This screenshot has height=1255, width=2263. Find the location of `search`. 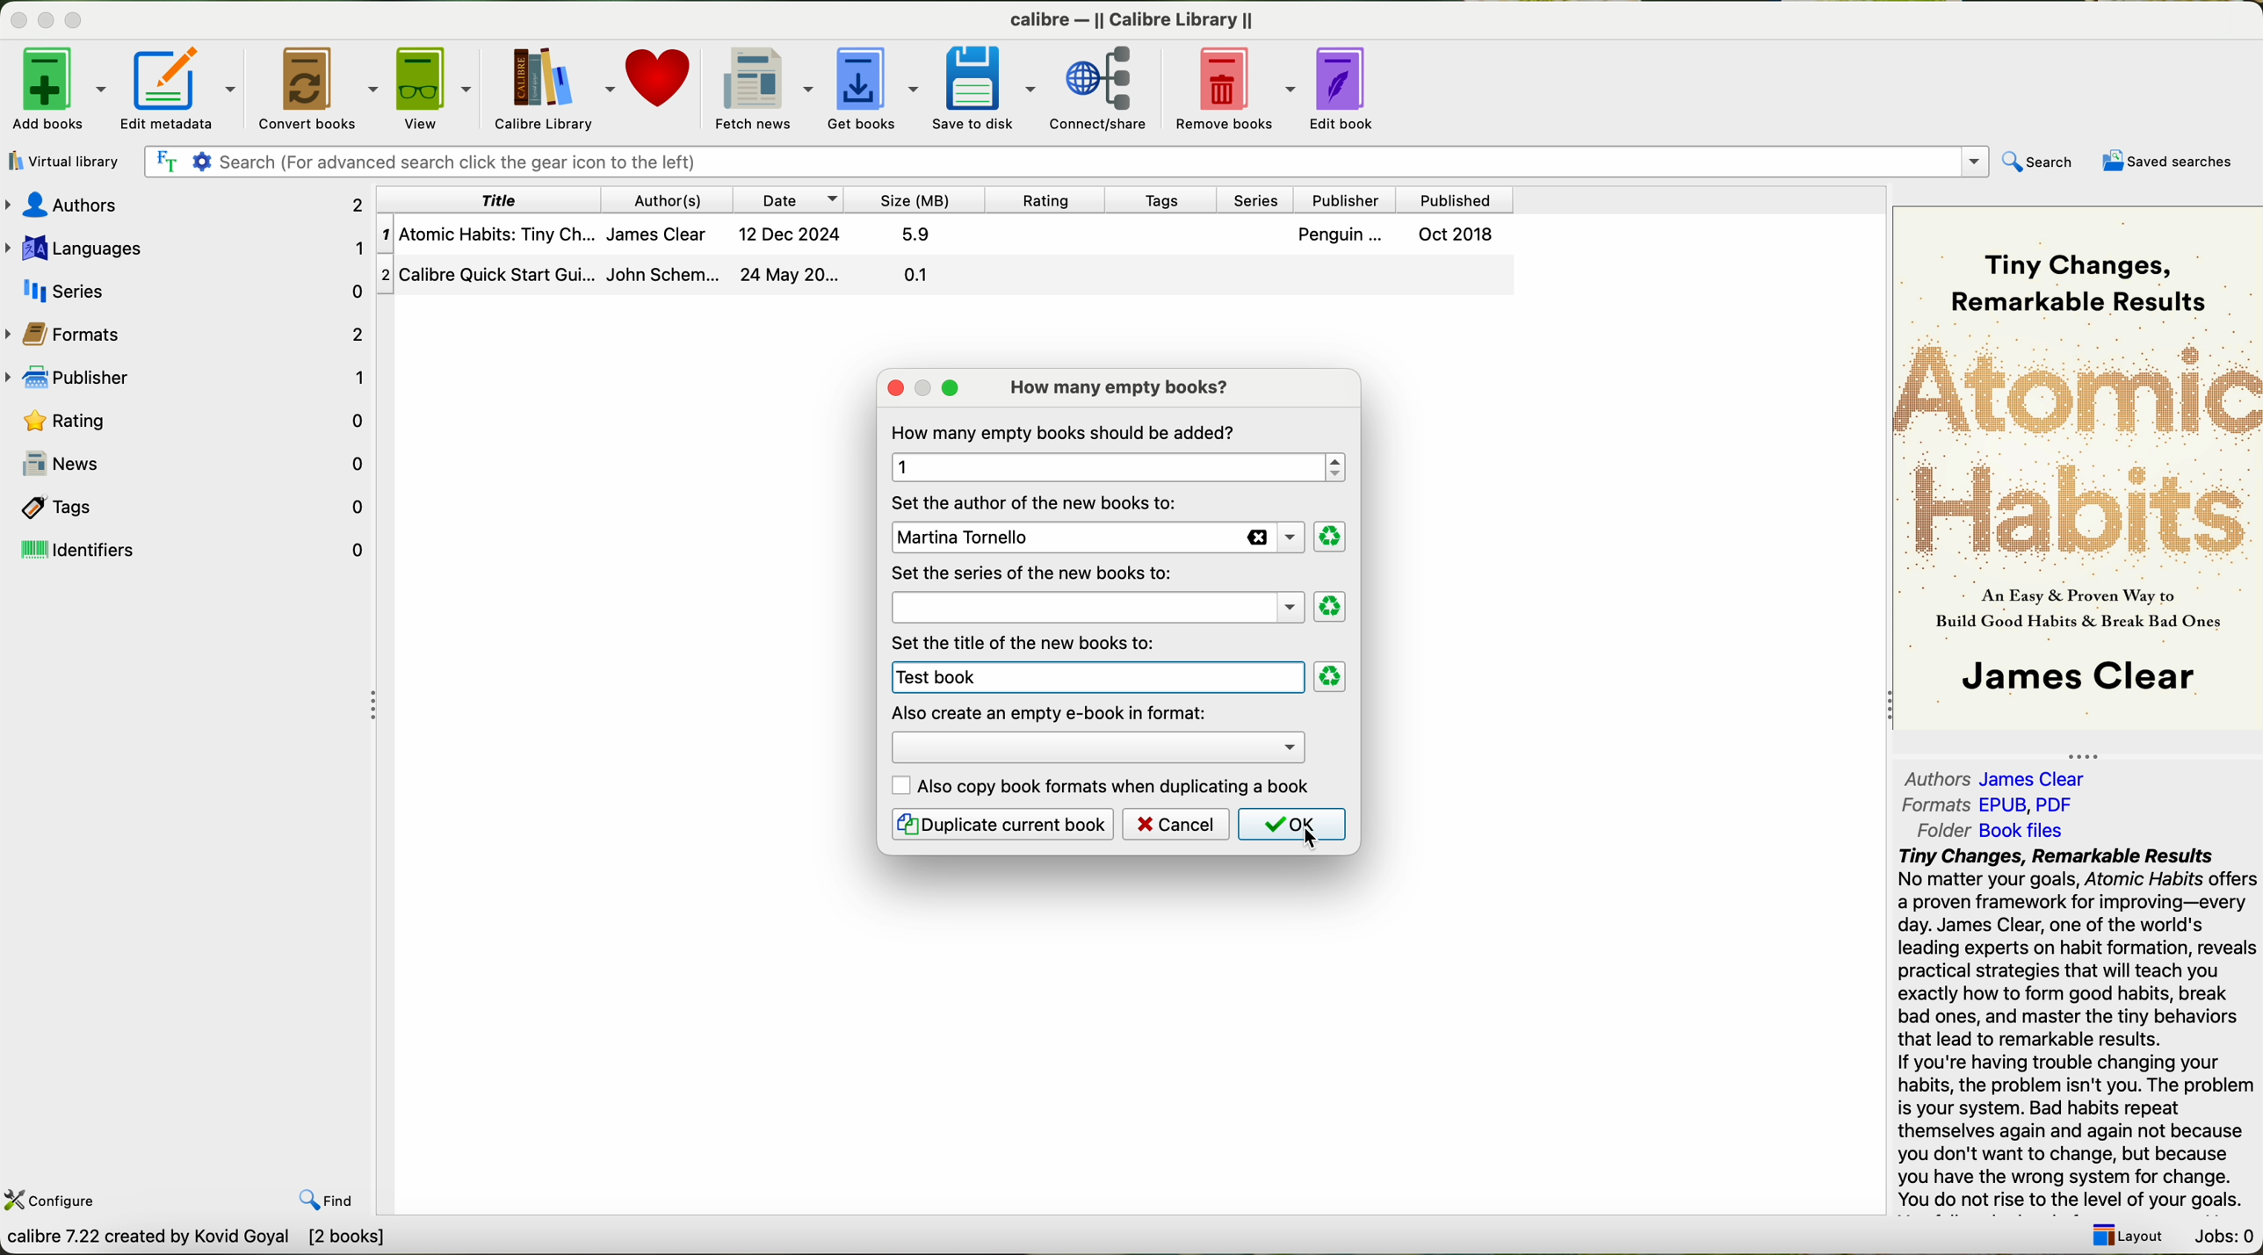

search is located at coordinates (2042, 160).